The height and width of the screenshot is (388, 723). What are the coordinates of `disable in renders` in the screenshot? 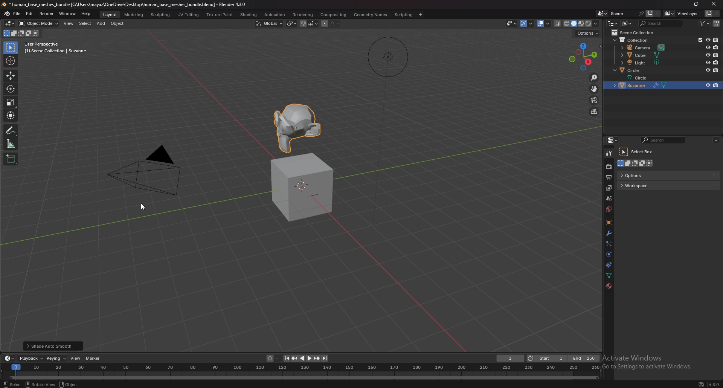 It's located at (716, 86).